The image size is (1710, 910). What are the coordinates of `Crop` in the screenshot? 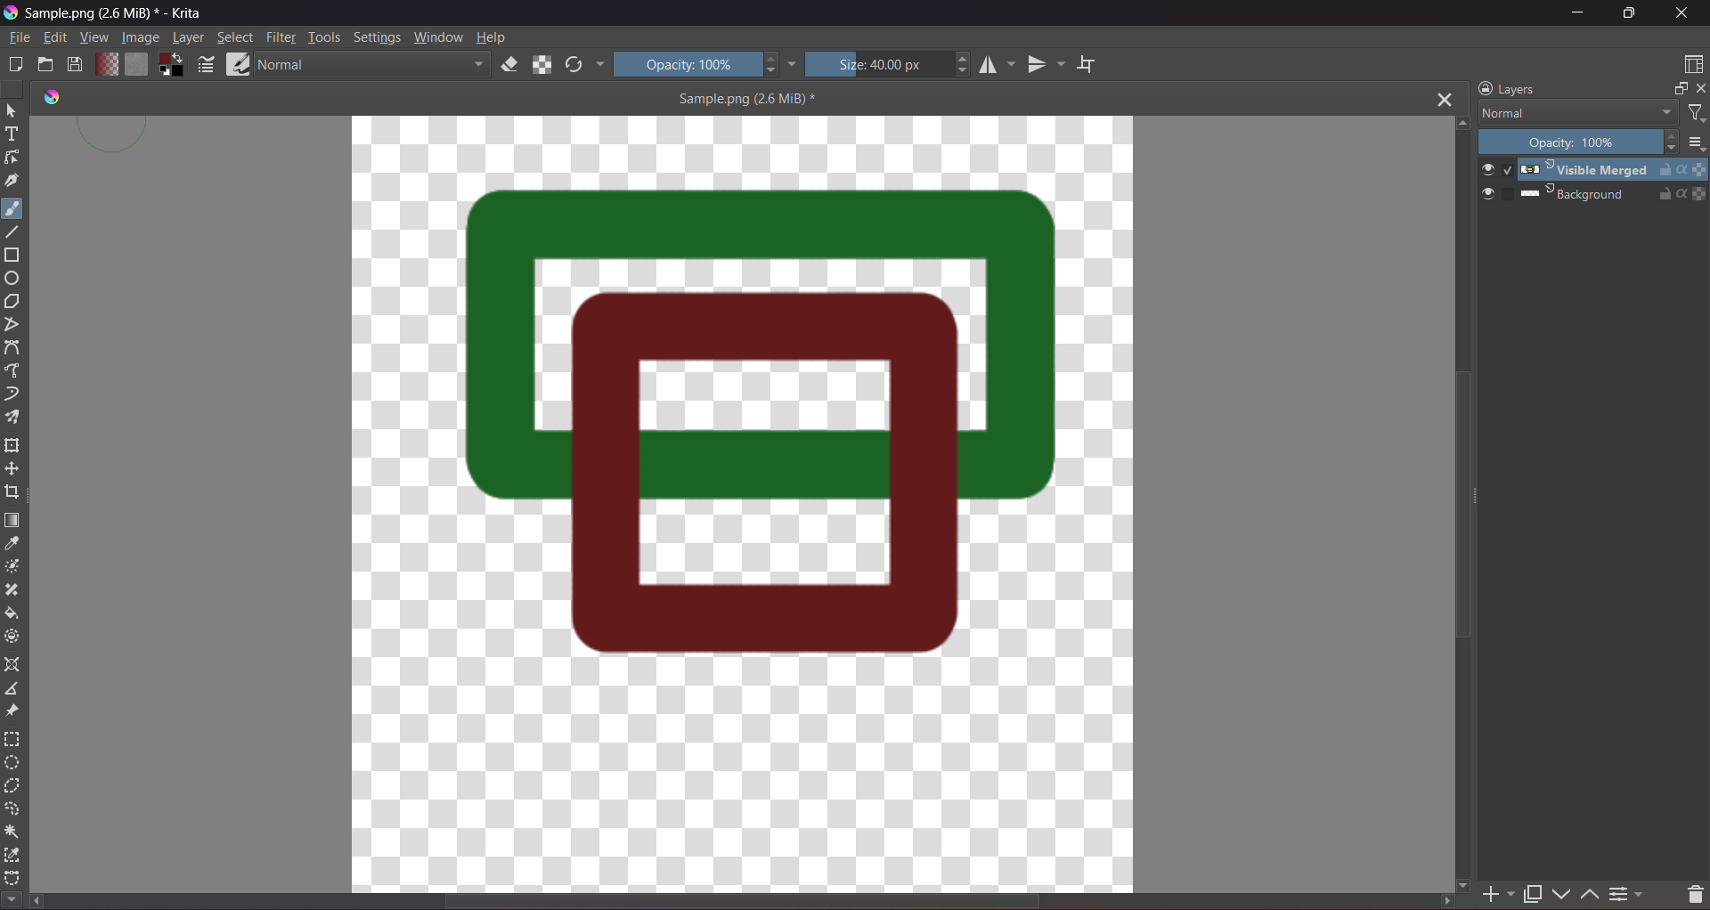 It's located at (12, 493).